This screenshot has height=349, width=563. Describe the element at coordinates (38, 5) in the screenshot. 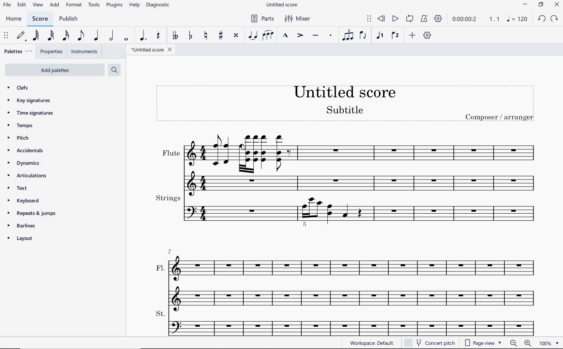

I see `view` at that location.